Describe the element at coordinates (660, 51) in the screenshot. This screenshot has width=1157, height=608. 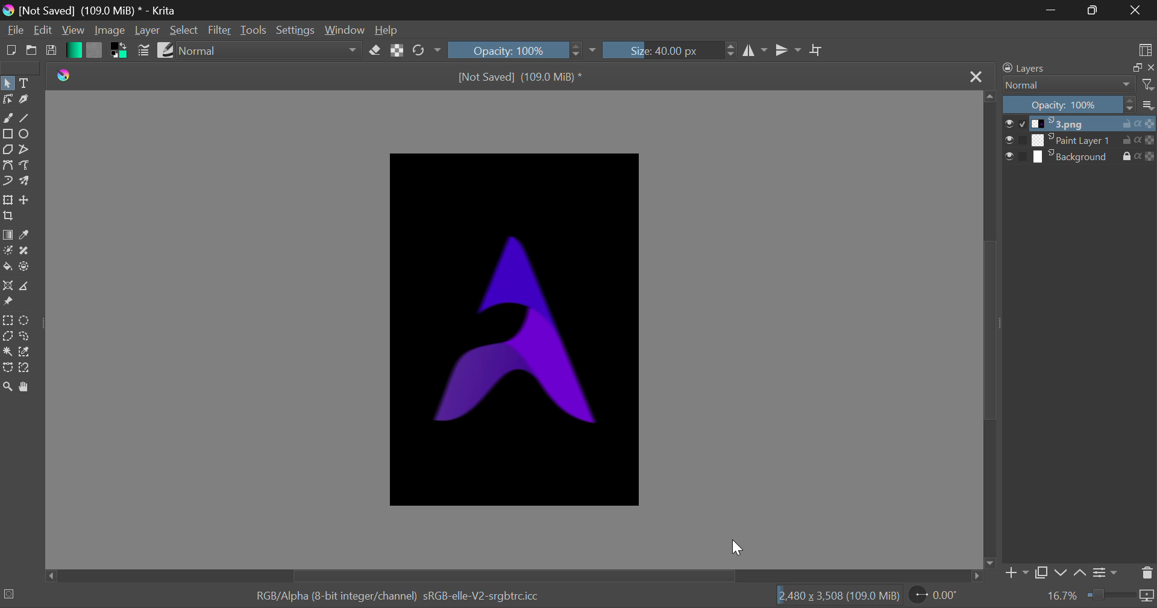
I see `Size: 40.00 px` at that location.